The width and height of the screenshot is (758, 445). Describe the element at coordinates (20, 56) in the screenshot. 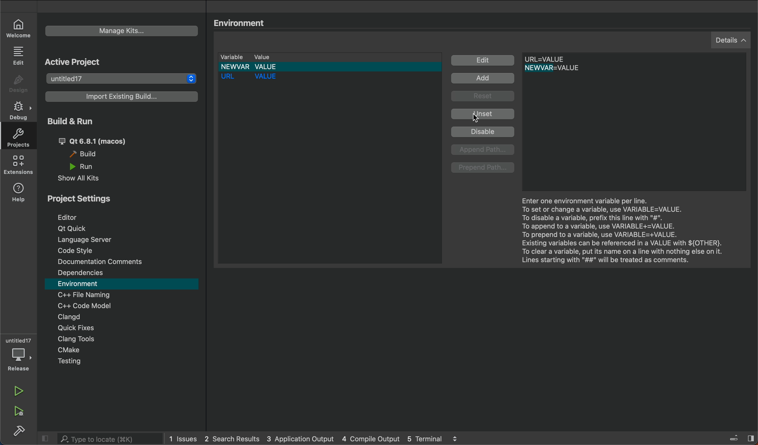

I see `edit` at that location.